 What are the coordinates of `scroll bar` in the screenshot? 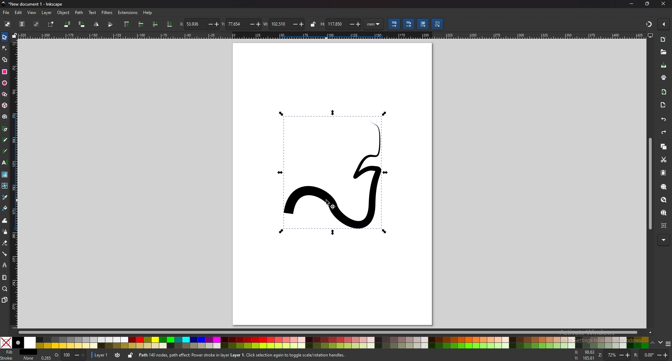 It's located at (650, 184).